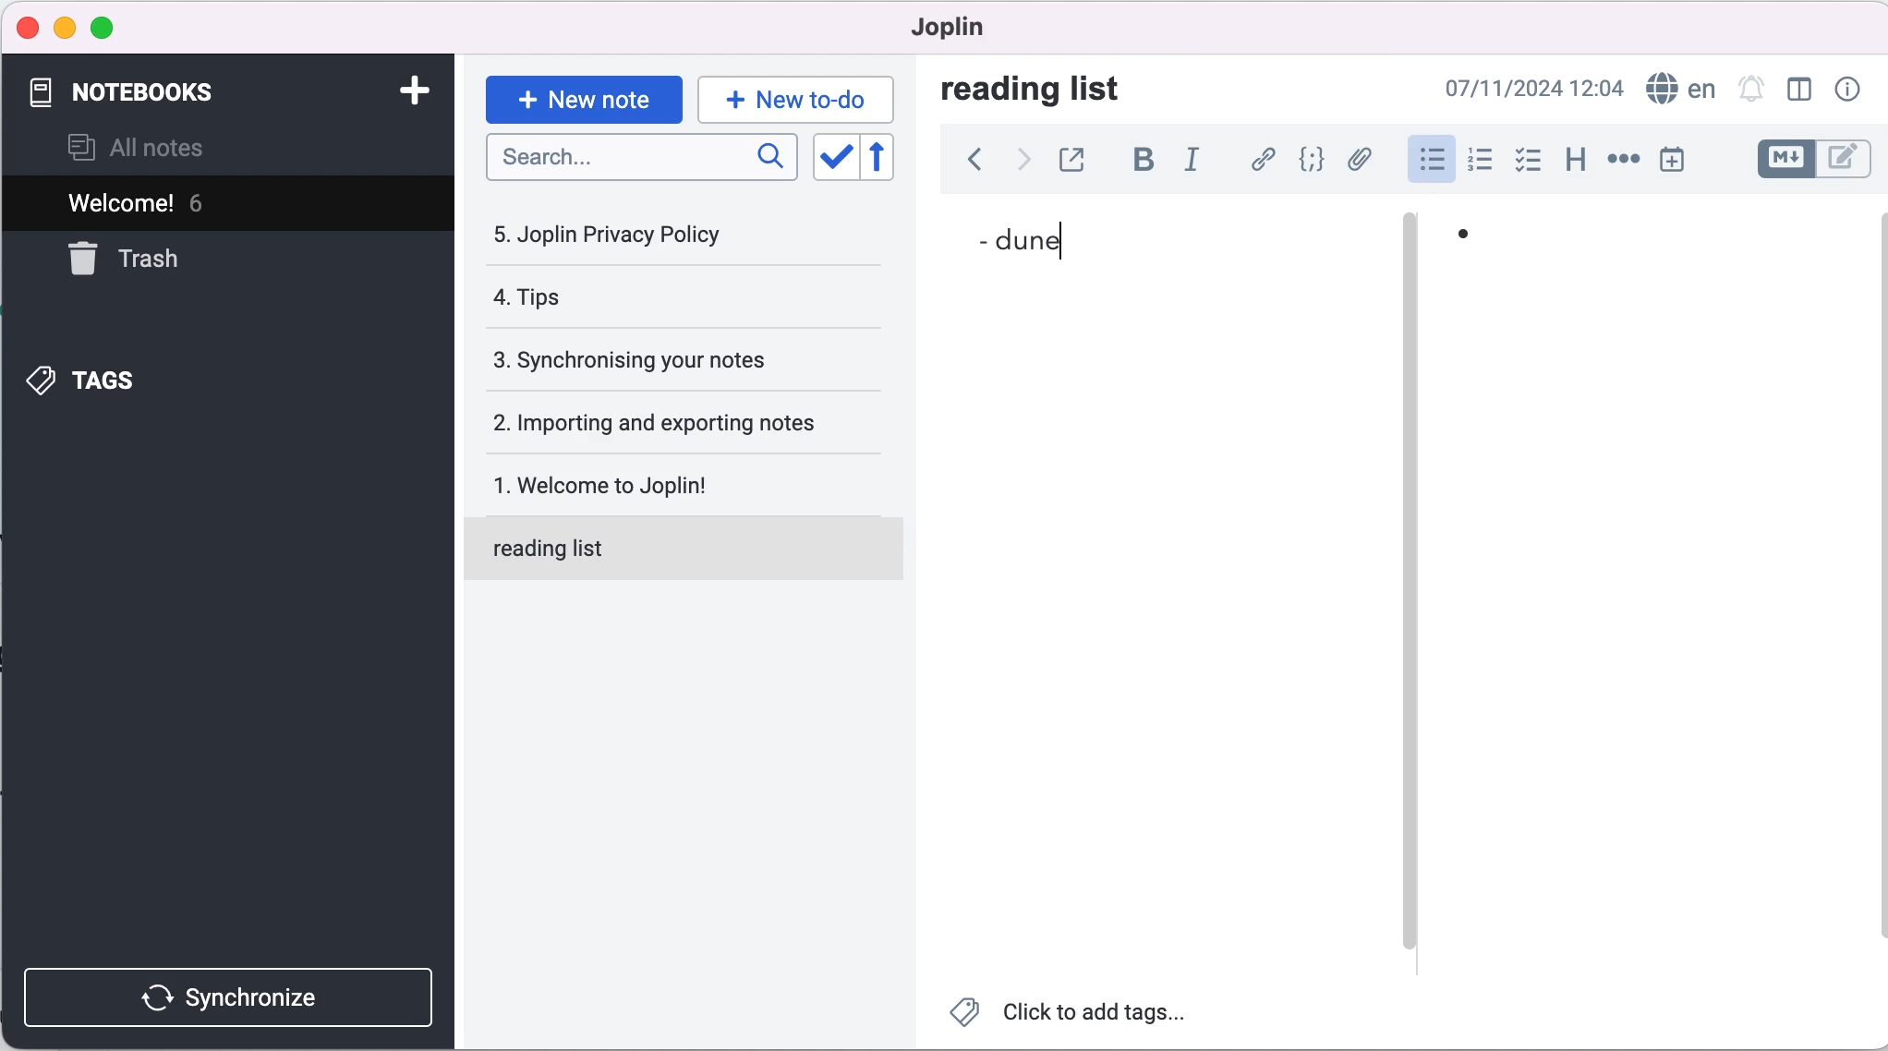 The image size is (1888, 1051). Describe the element at coordinates (1264, 159) in the screenshot. I see `hyperlink` at that location.